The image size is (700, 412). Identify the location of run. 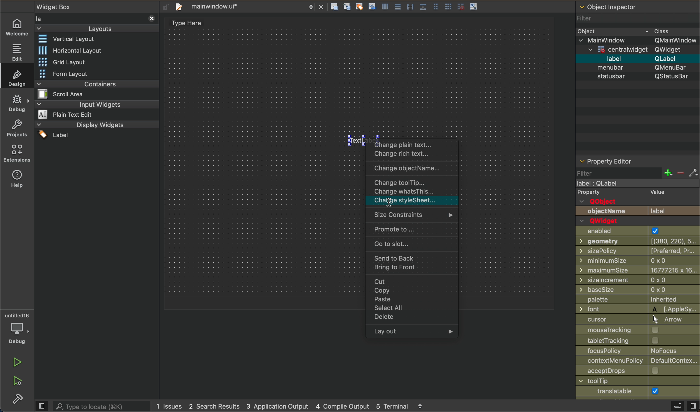
(17, 364).